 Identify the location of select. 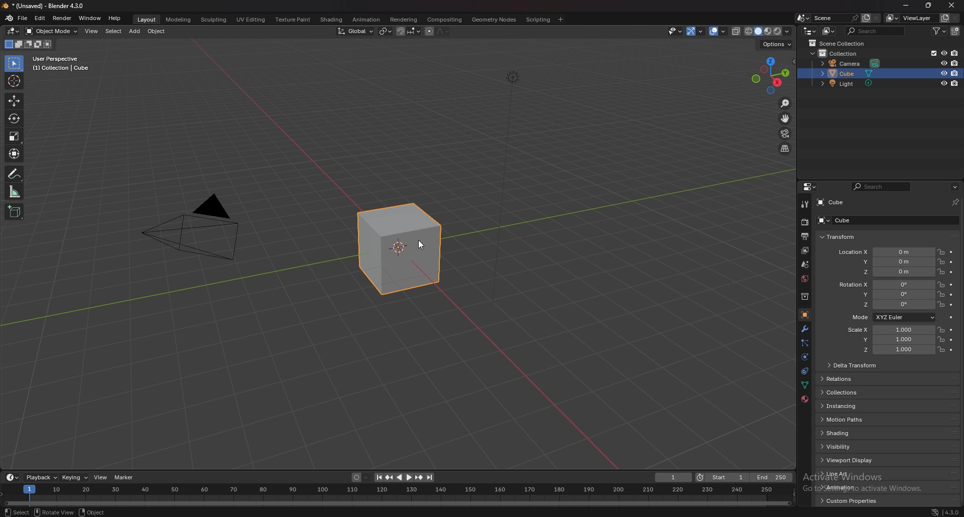
(15, 63).